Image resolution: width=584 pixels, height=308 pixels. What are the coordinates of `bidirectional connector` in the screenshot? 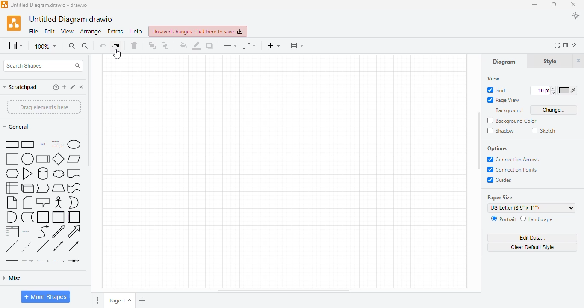 It's located at (58, 246).